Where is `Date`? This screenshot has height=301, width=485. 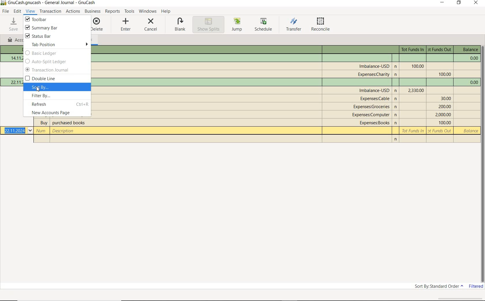
Date is located at coordinates (15, 131).